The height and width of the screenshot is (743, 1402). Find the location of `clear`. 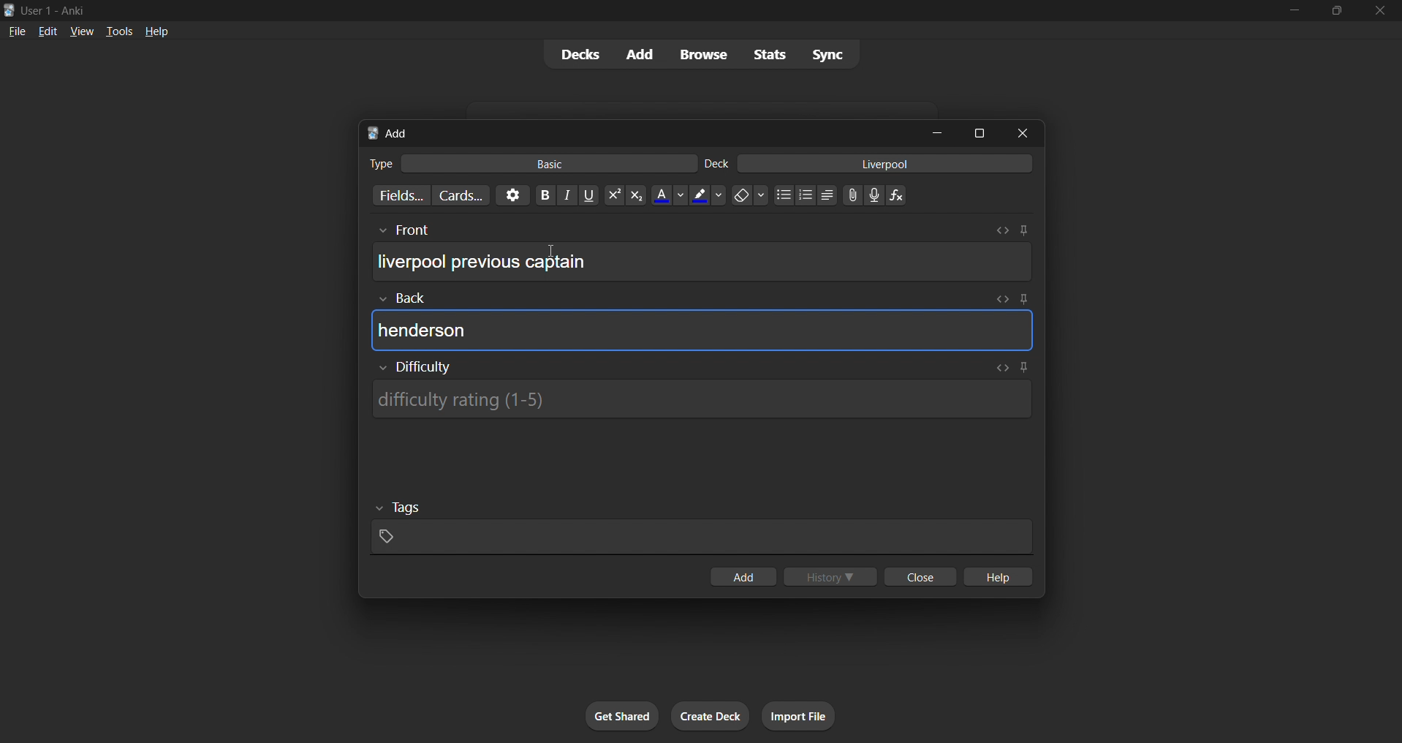

clear is located at coordinates (749, 195).